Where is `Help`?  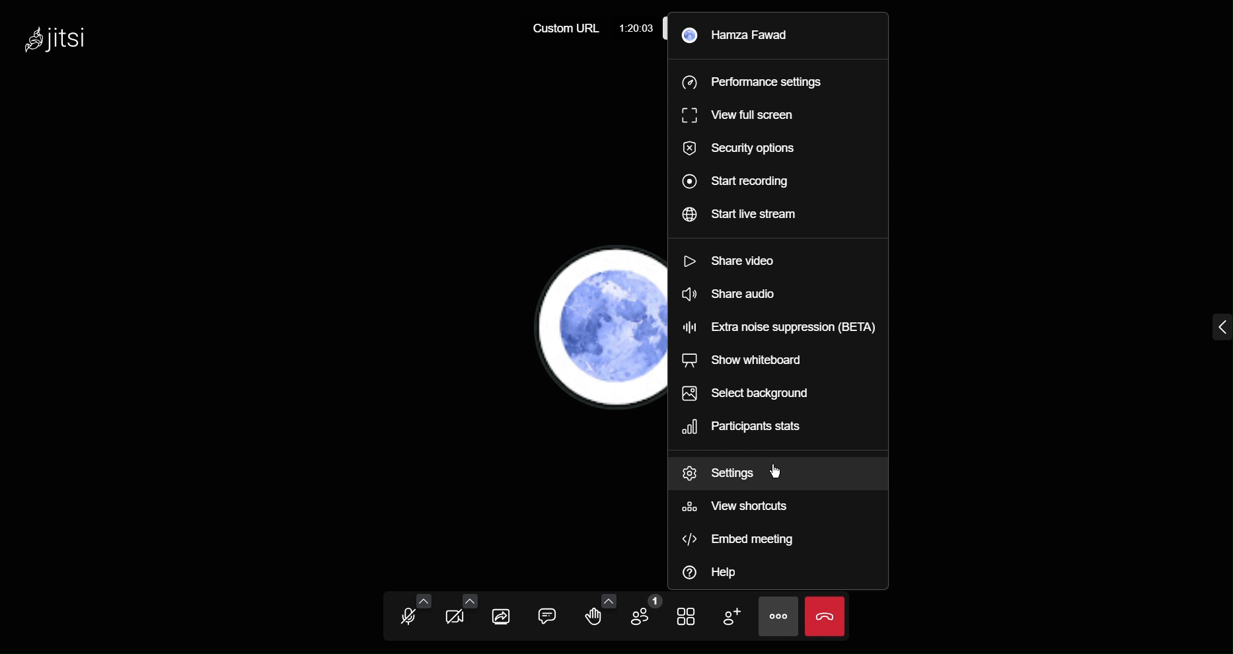 Help is located at coordinates (716, 573).